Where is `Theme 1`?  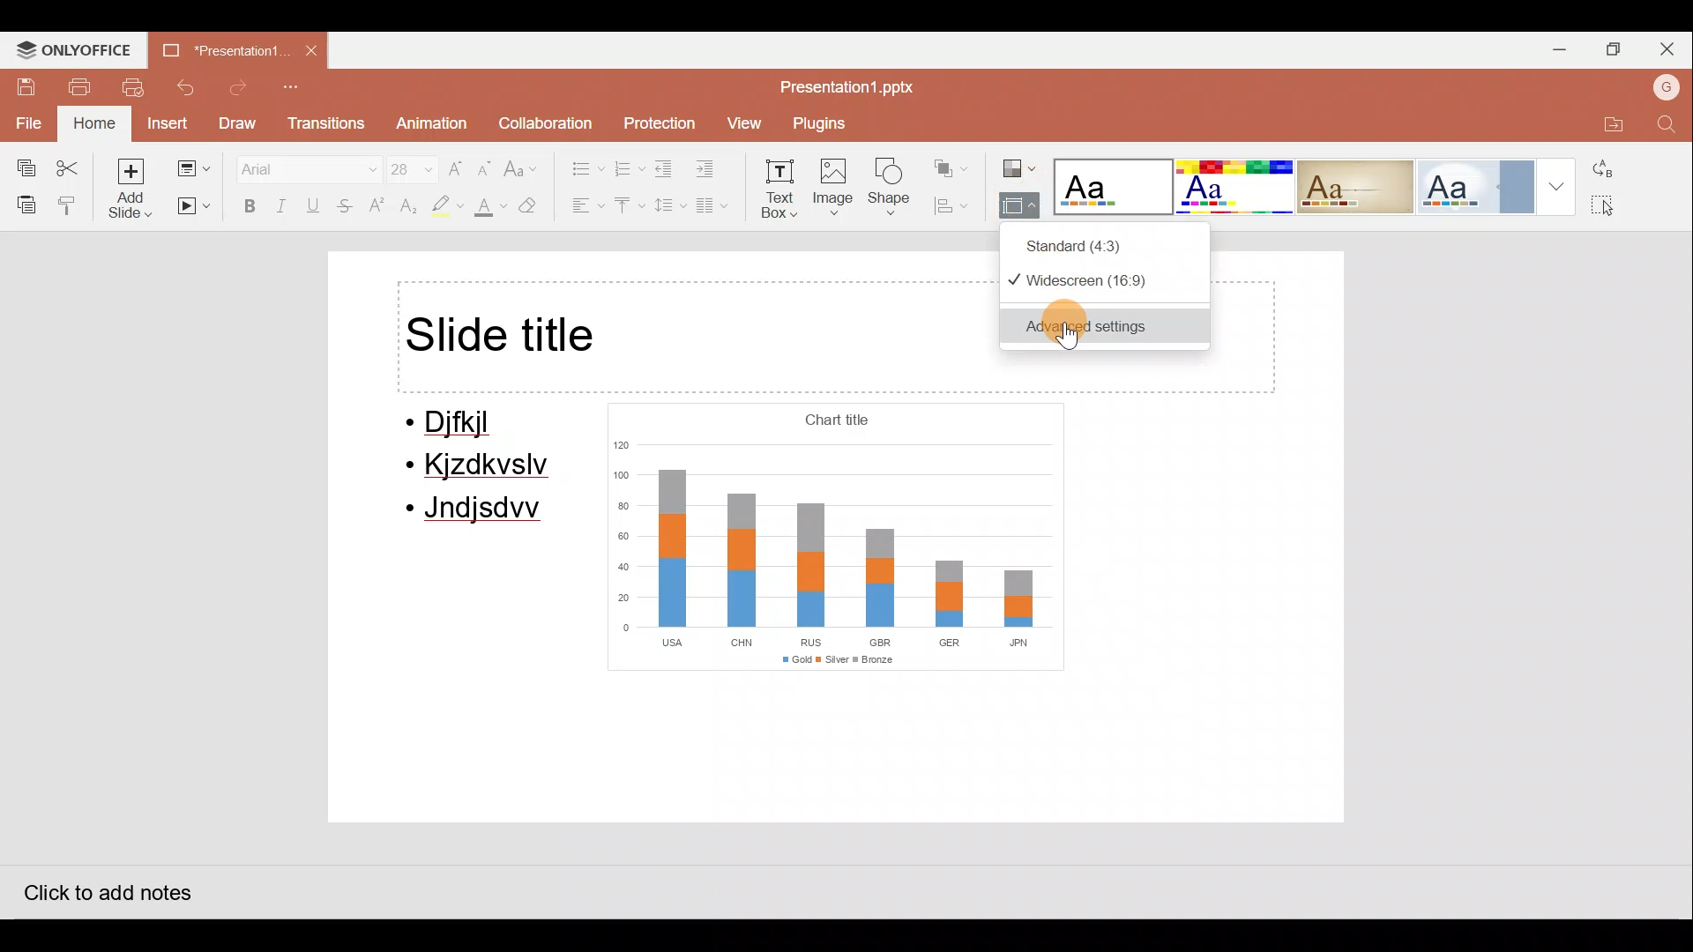 Theme 1 is located at coordinates (1115, 189).